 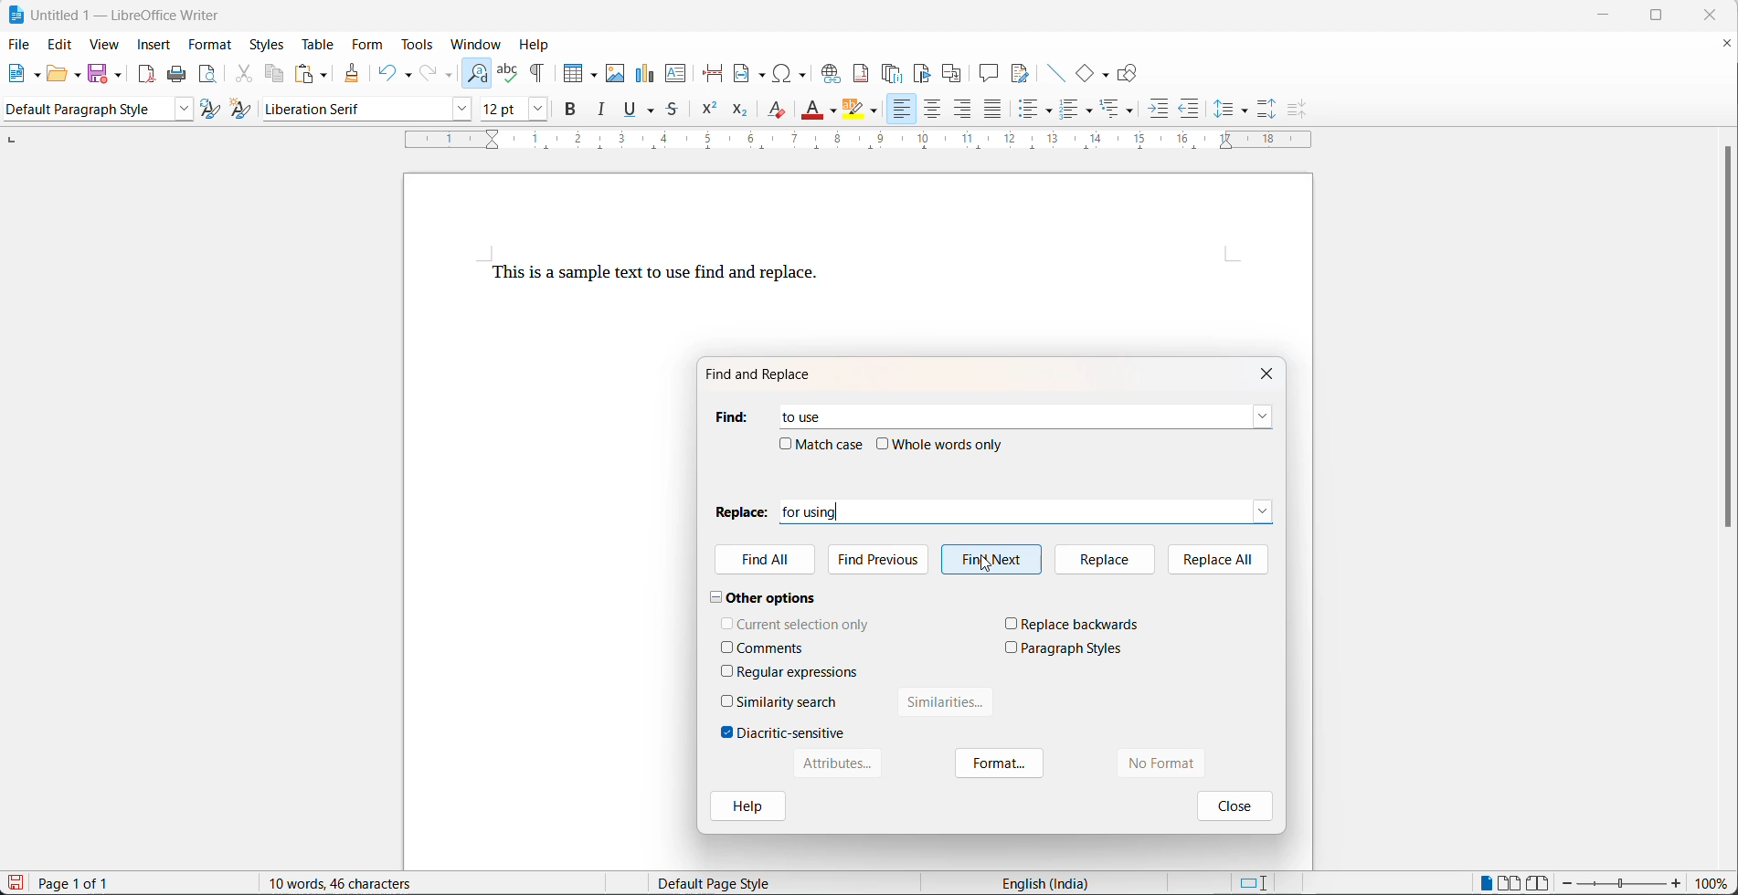 I want to click on minimize, so click(x=1612, y=14).